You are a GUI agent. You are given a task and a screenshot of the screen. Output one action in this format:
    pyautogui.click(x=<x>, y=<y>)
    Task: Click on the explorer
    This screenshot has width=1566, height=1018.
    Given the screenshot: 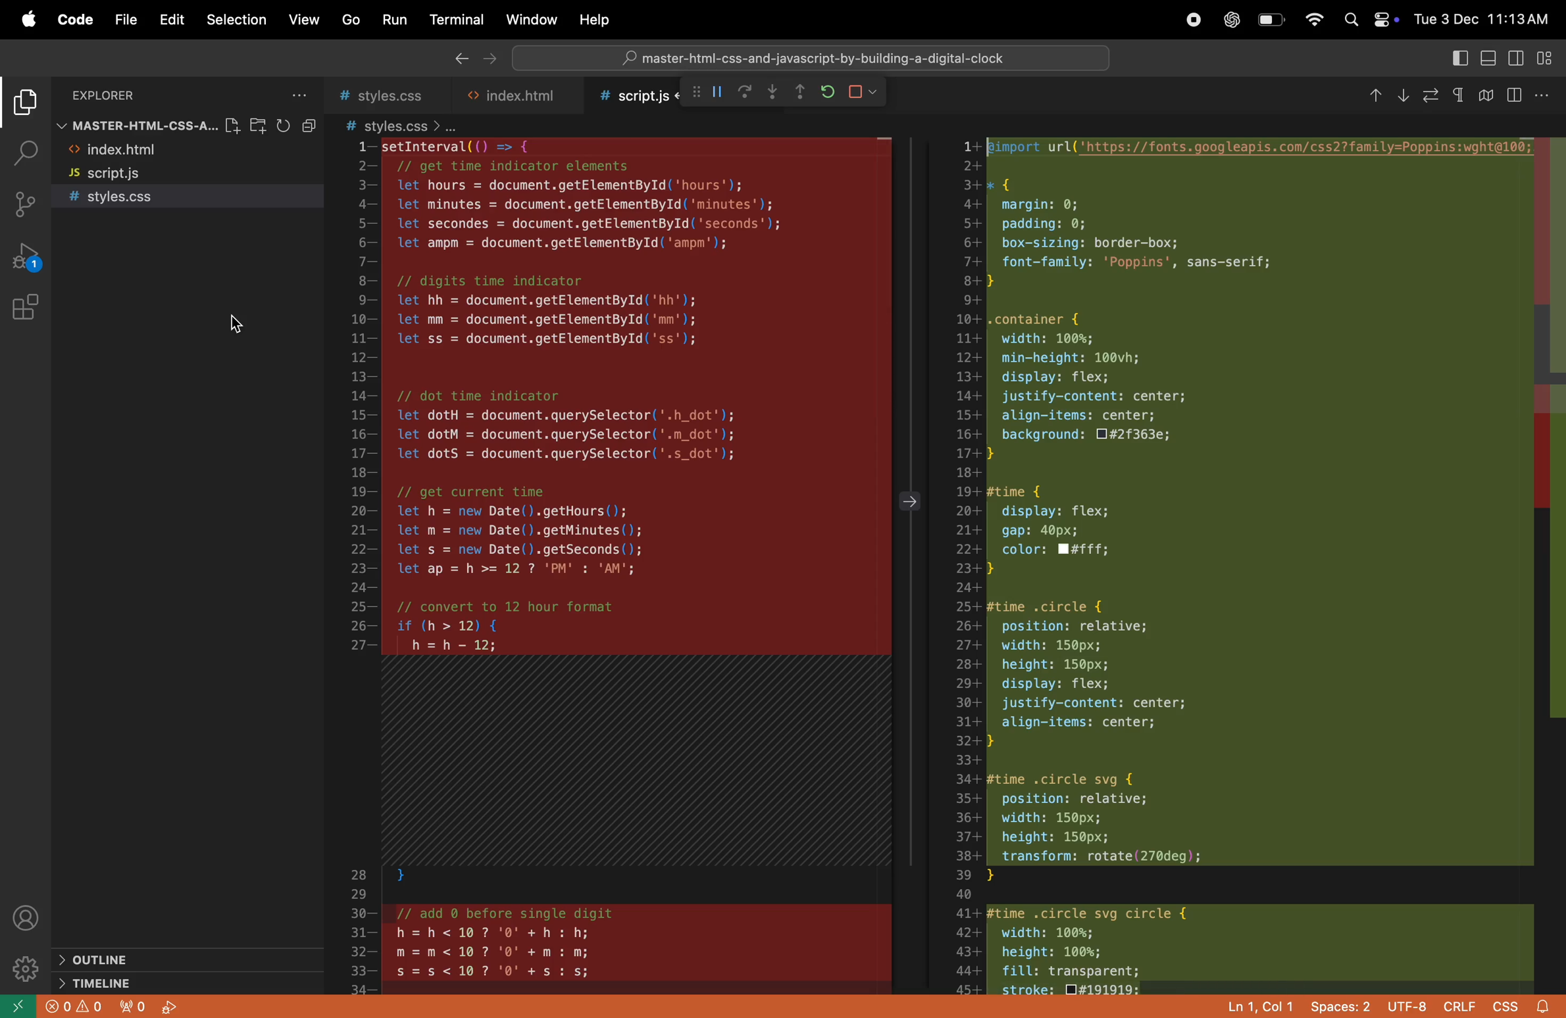 What is the action you would take?
    pyautogui.click(x=23, y=104)
    